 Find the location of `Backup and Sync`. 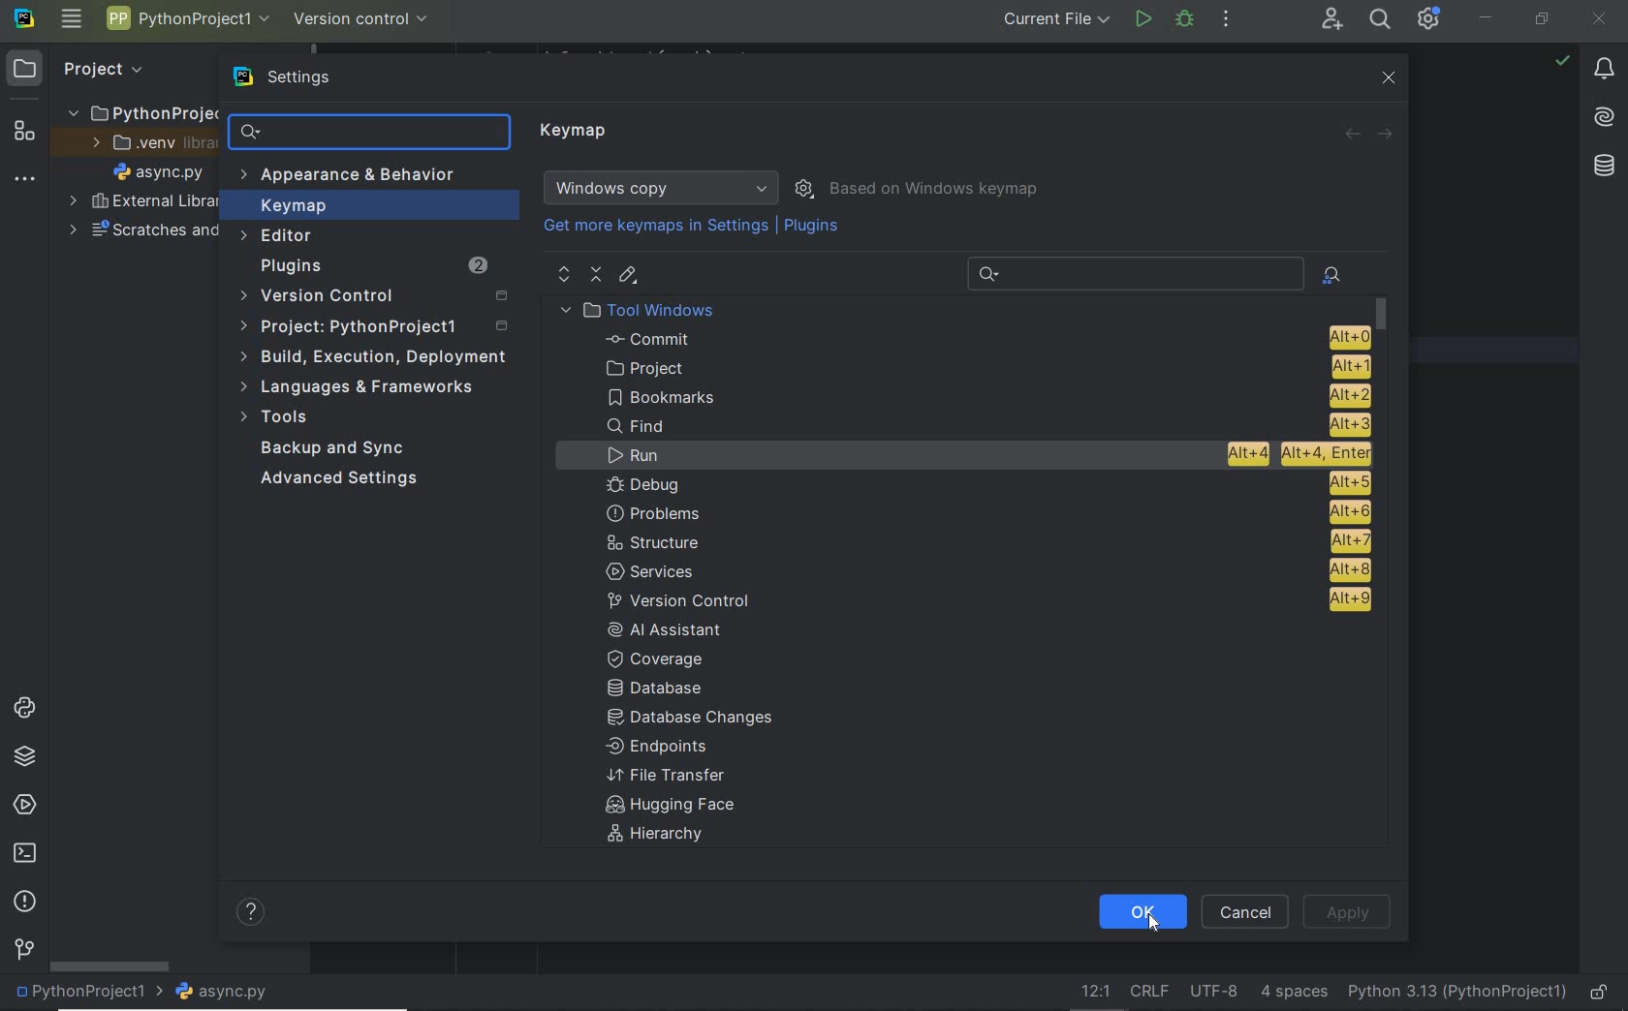

Backup and Sync is located at coordinates (334, 449).